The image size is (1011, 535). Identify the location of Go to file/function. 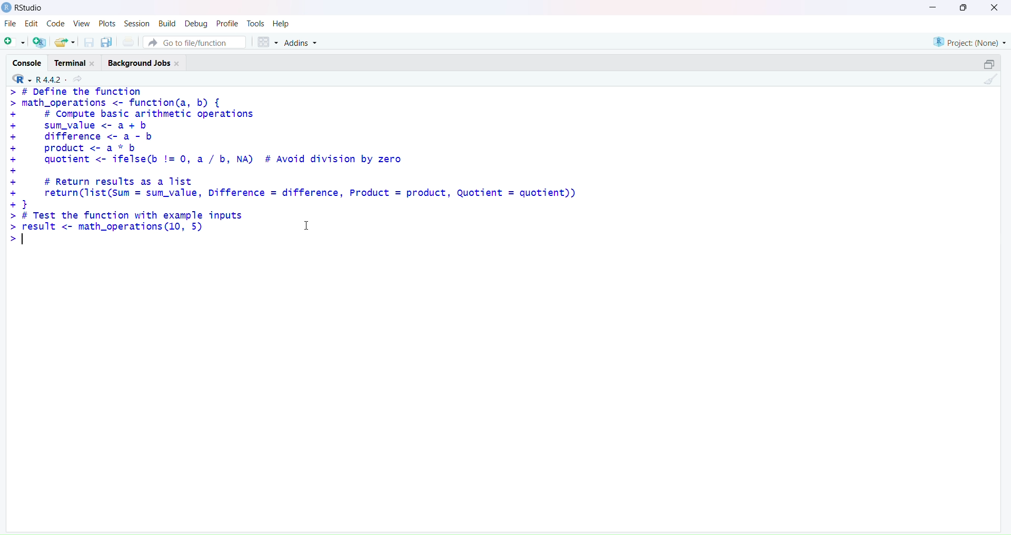
(195, 42).